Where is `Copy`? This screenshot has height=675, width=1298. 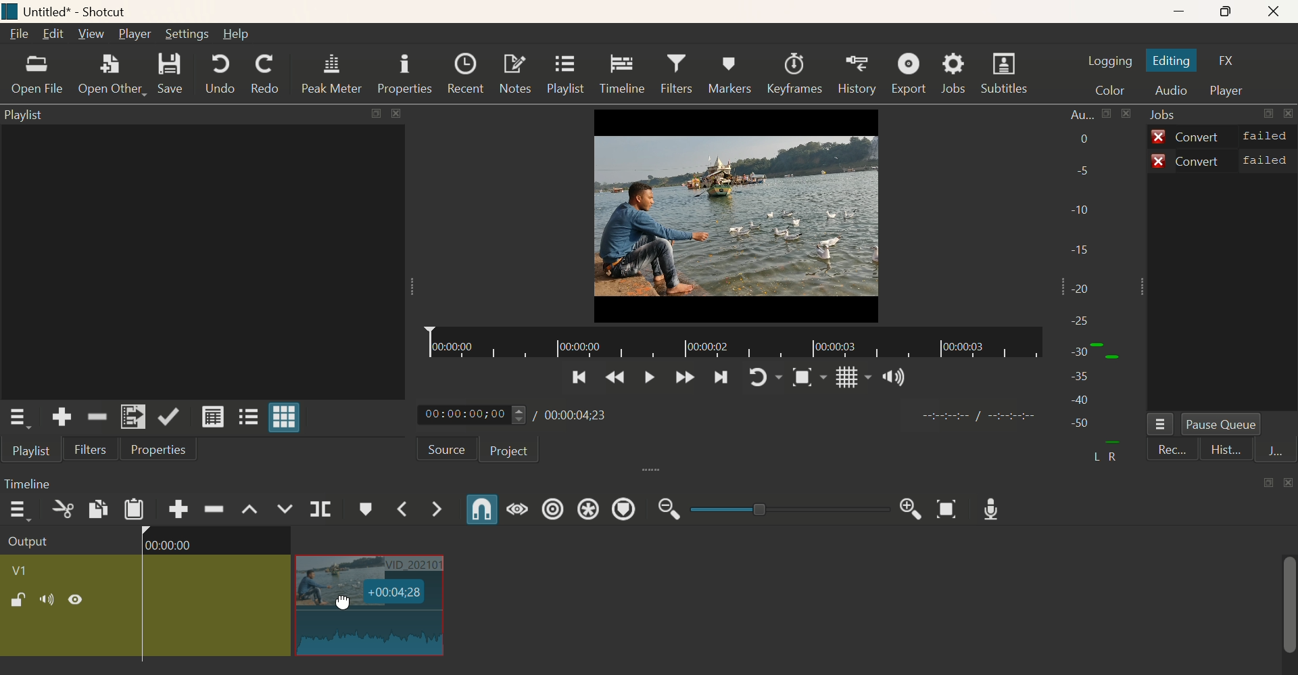 Copy is located at coordinates (95, 511).